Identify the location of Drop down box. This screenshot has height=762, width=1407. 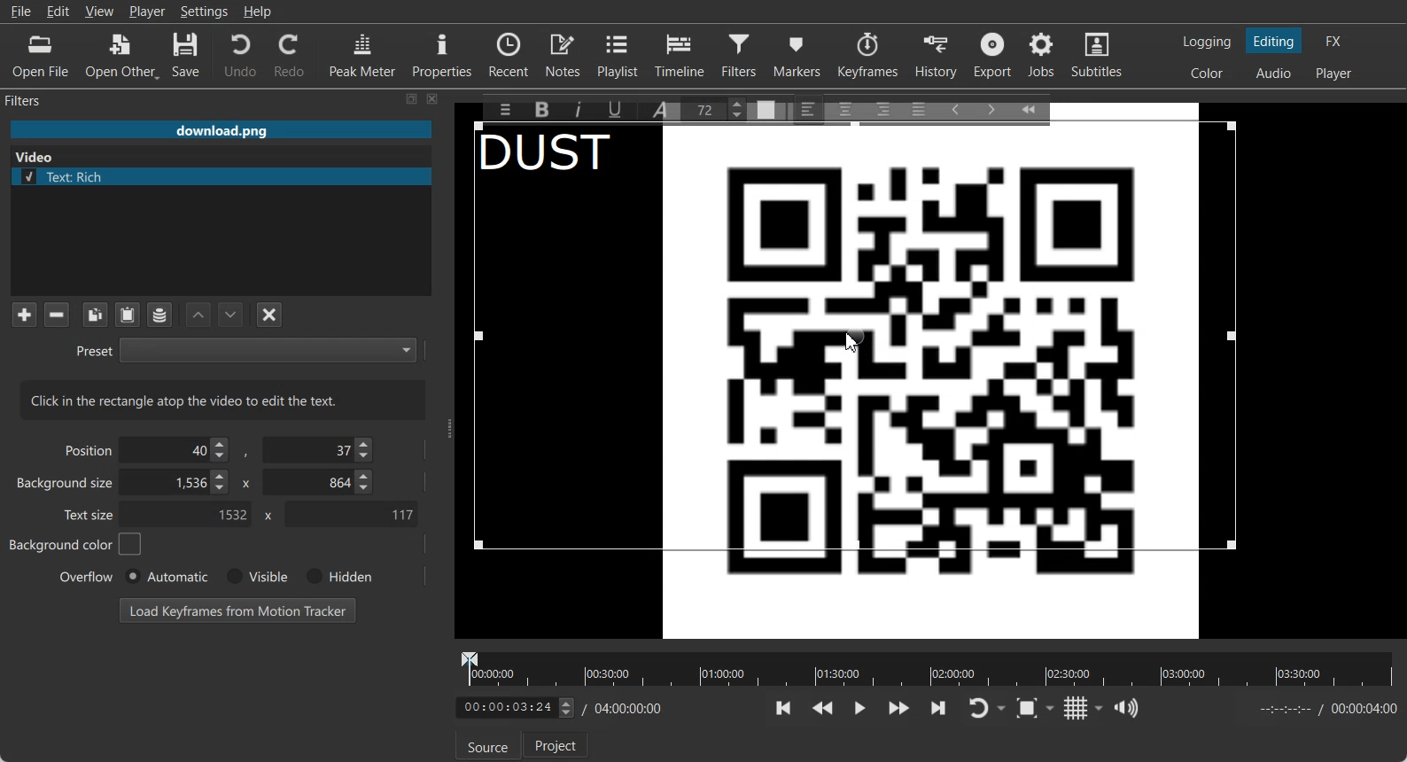
(1100, 708).